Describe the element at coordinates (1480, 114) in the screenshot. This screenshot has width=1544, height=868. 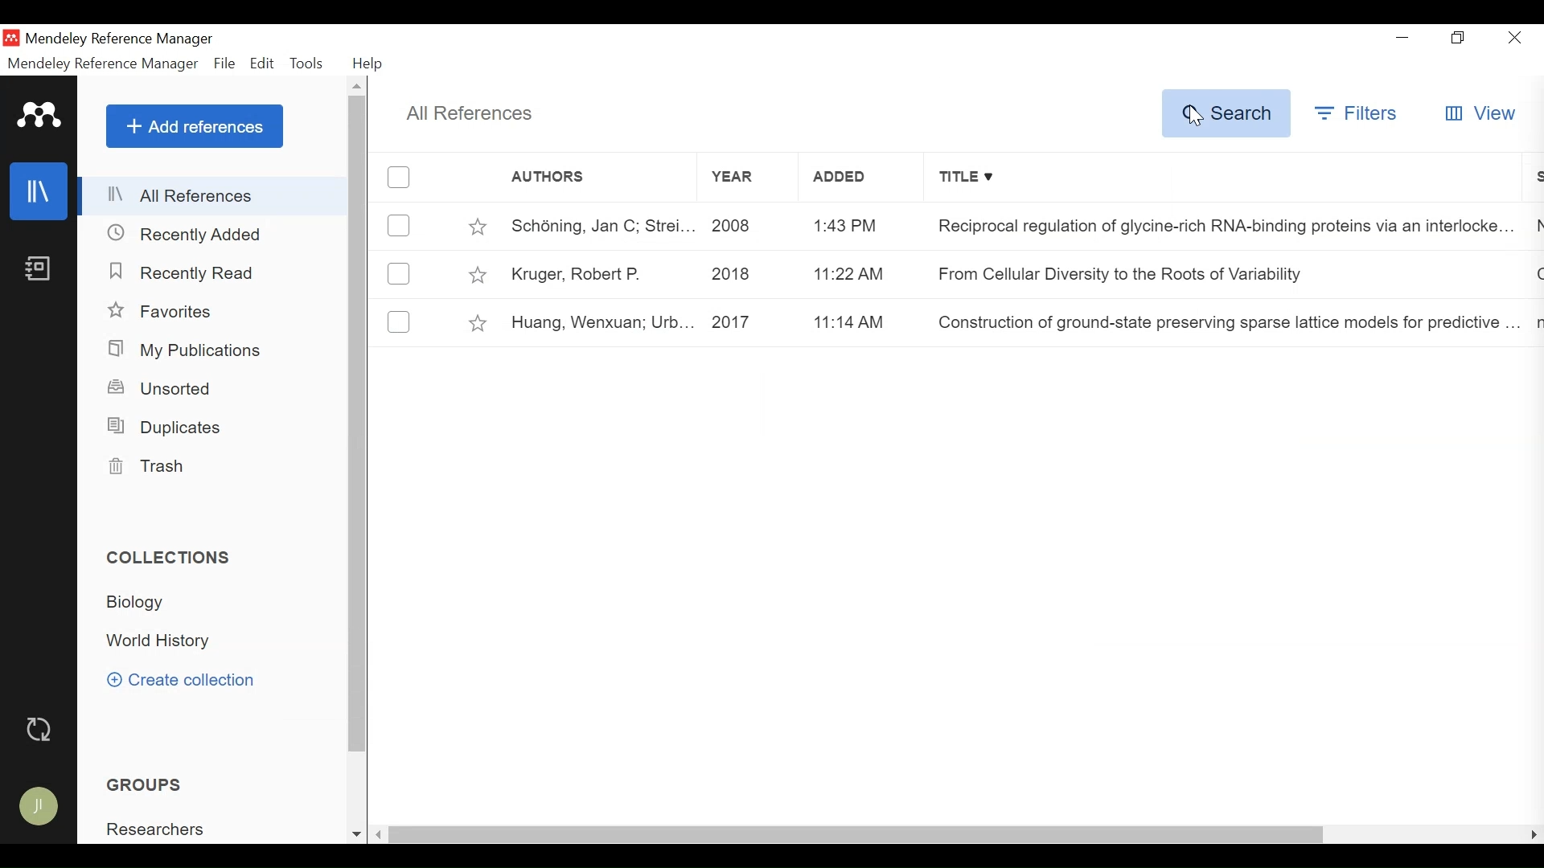
I see `View` at that location.